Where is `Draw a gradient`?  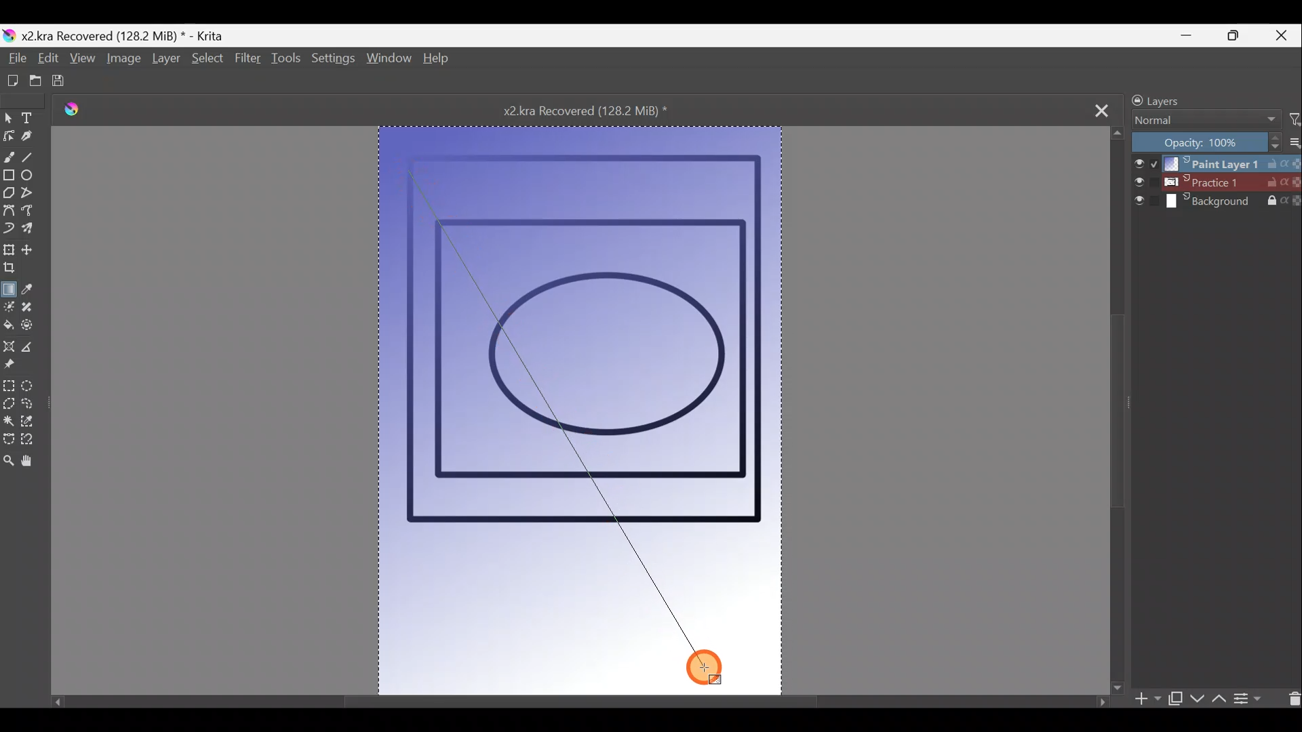
Draw a gradient is located at coordinates (9, 287).